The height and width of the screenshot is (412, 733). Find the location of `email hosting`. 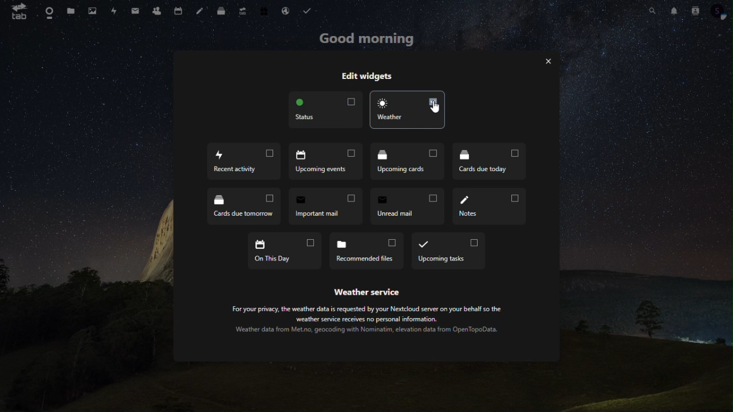

email hosting is located at coordinates (287, 10).